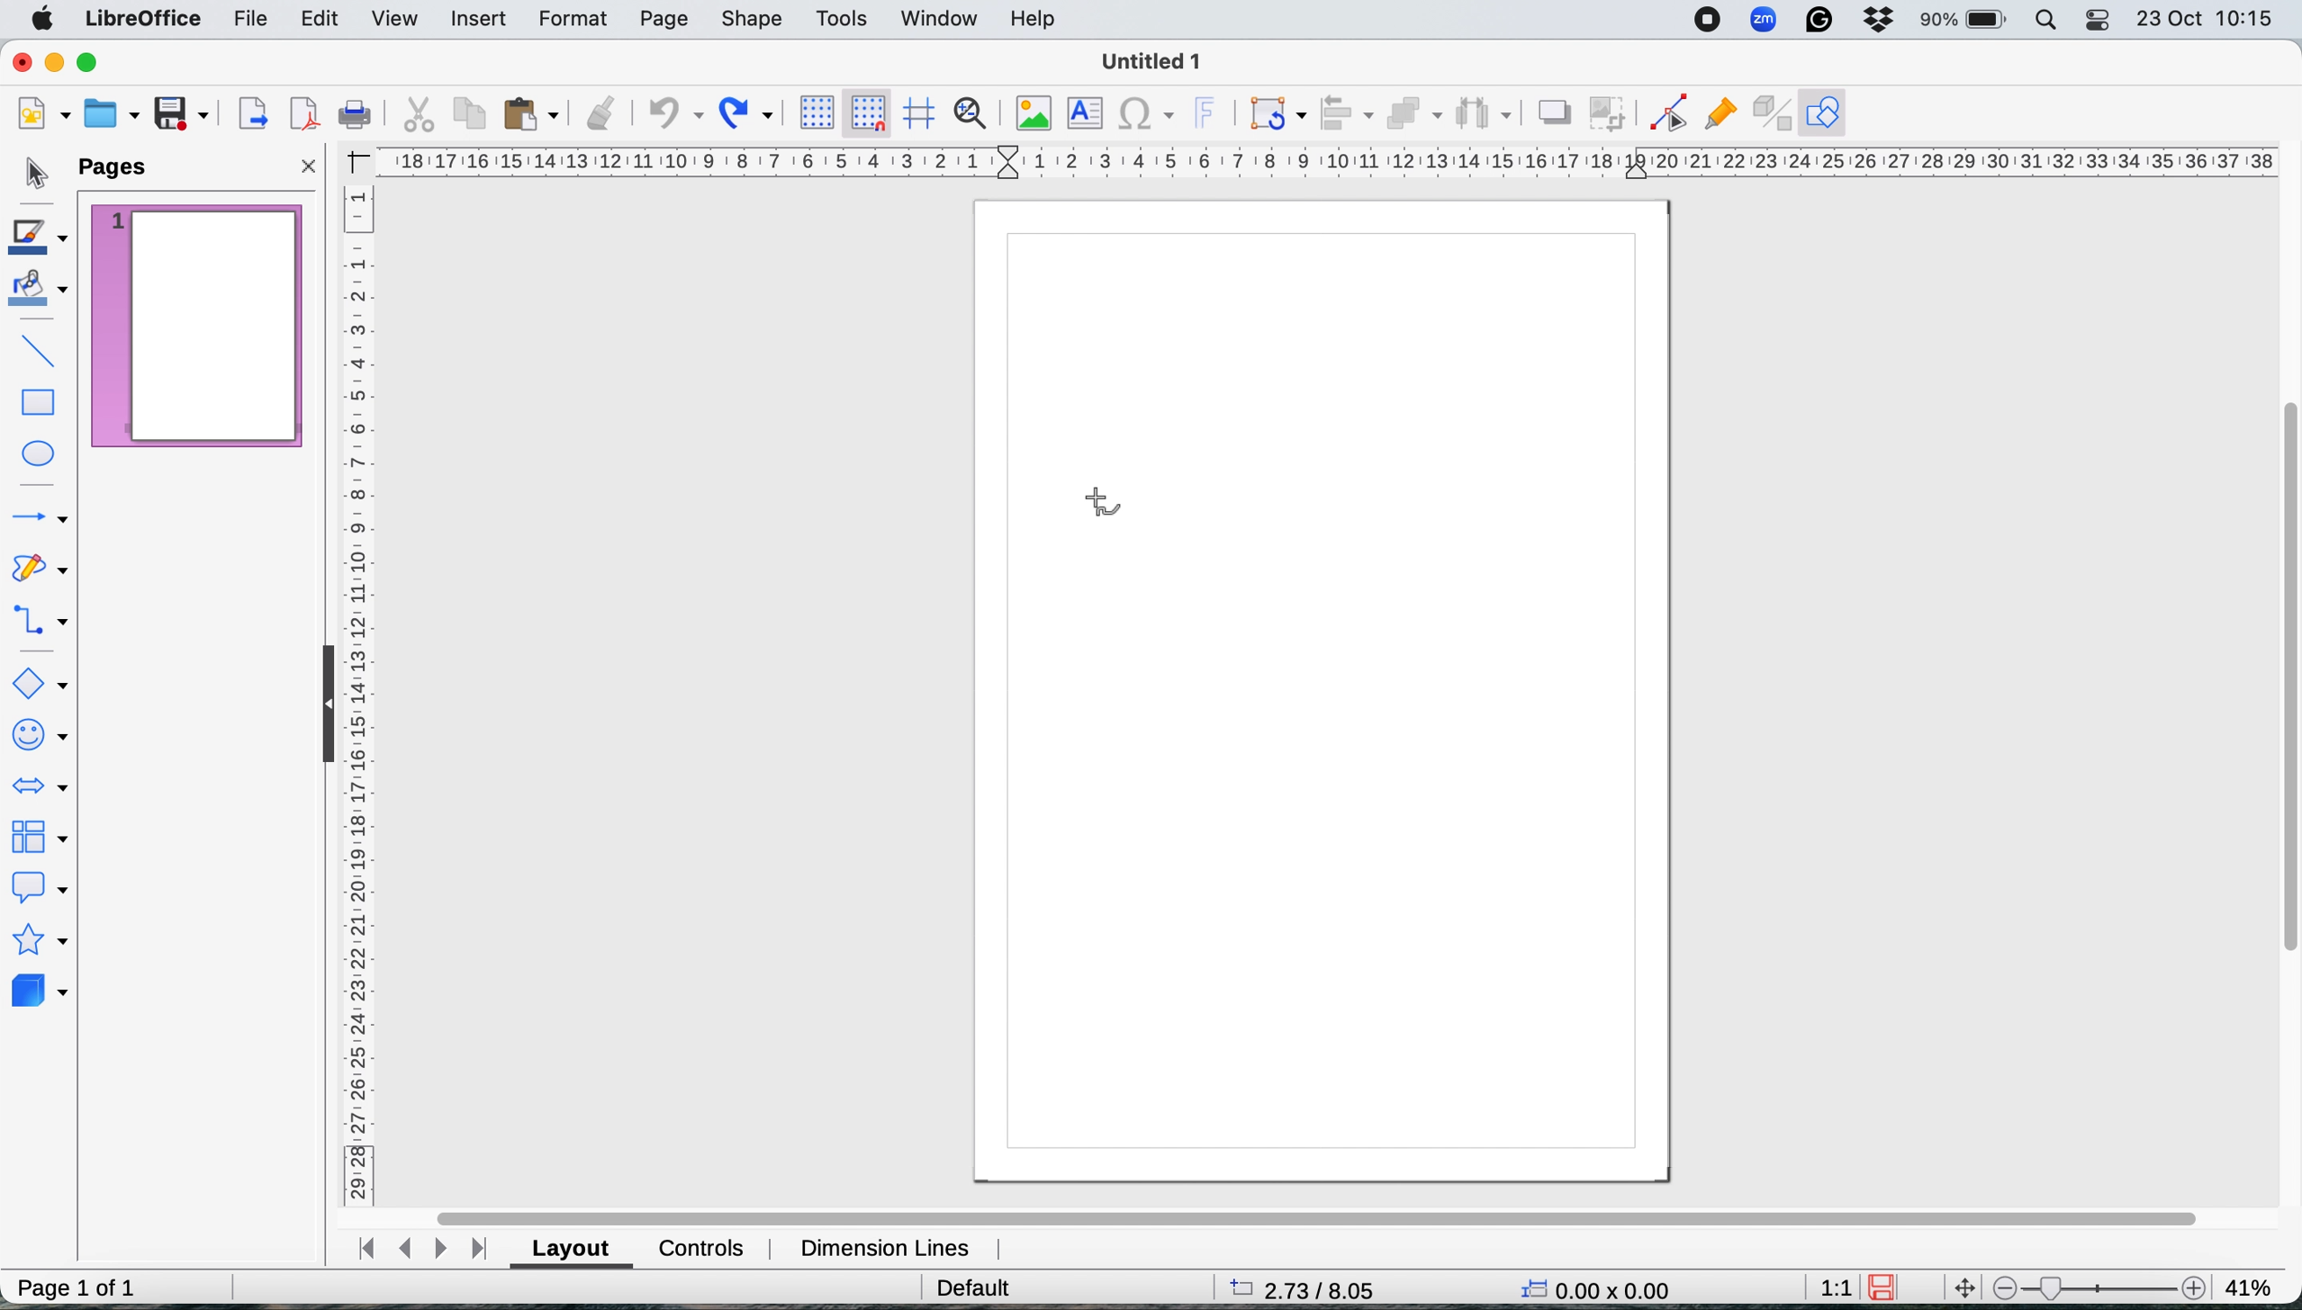 Image resolution: width=2302 pixels, height=1310 pixels. Describe the element at coordinates (38, 516) in the screenshot. I see `lines and arrows` at that location.